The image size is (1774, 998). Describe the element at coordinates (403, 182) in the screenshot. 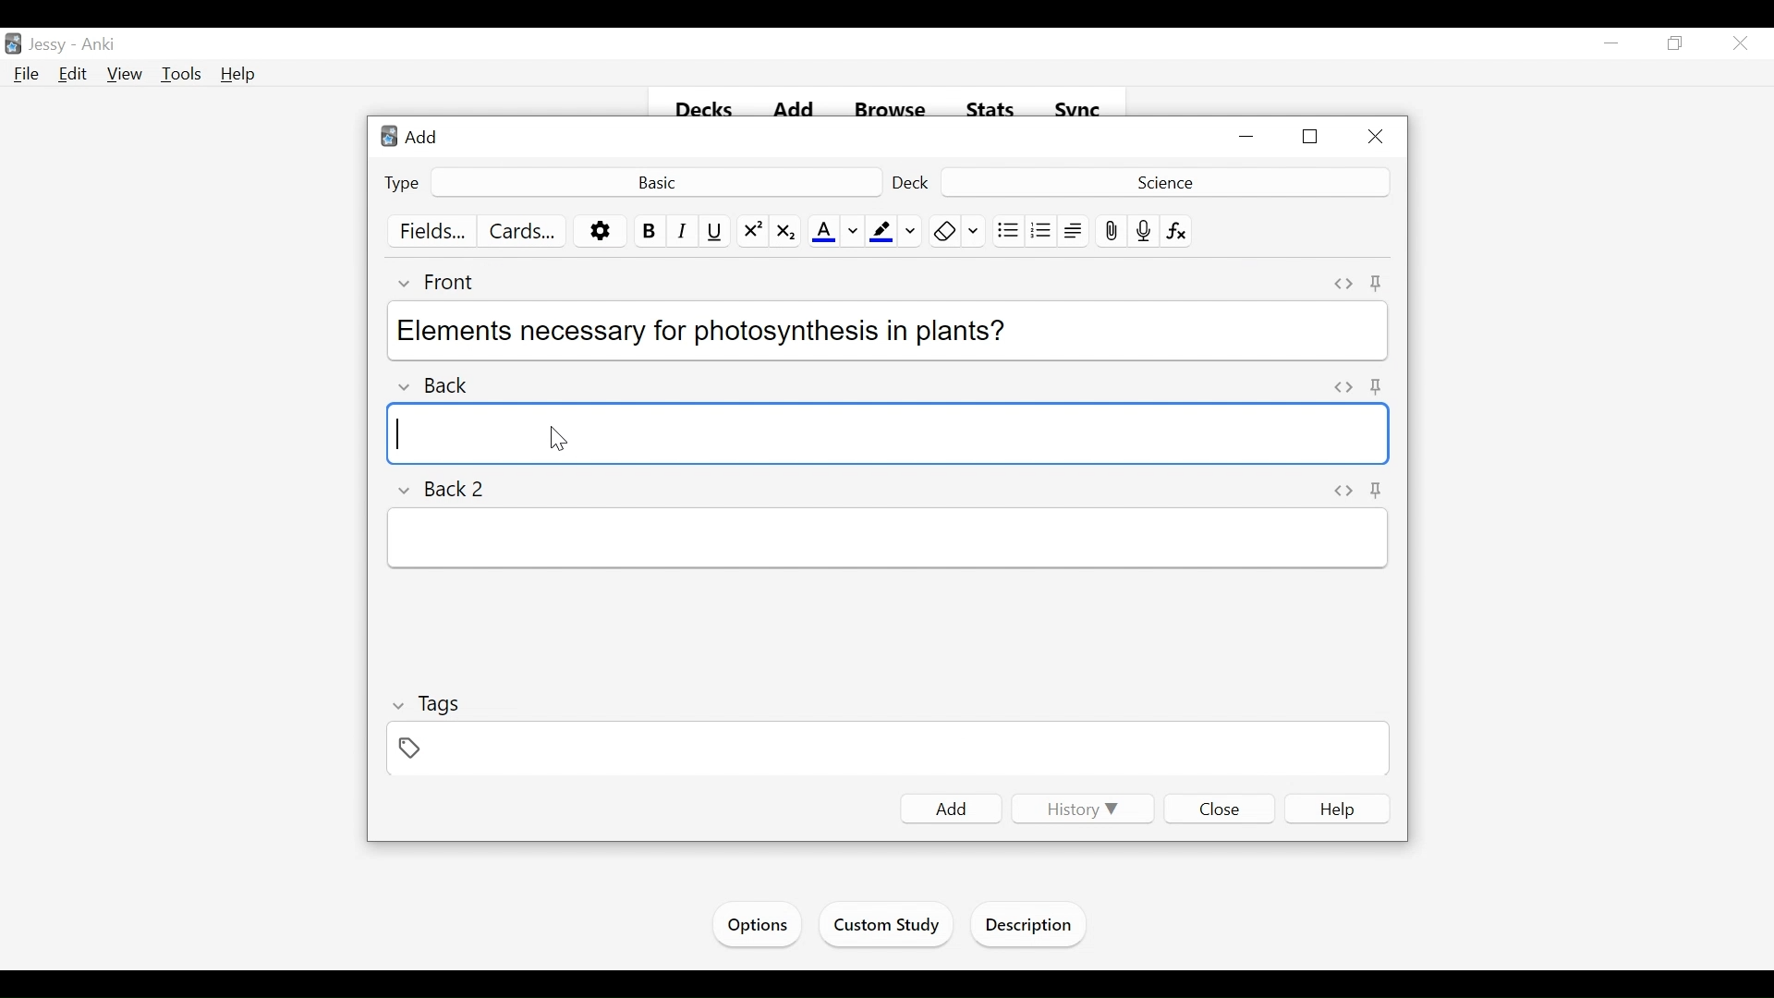

I see `Type` at that location.